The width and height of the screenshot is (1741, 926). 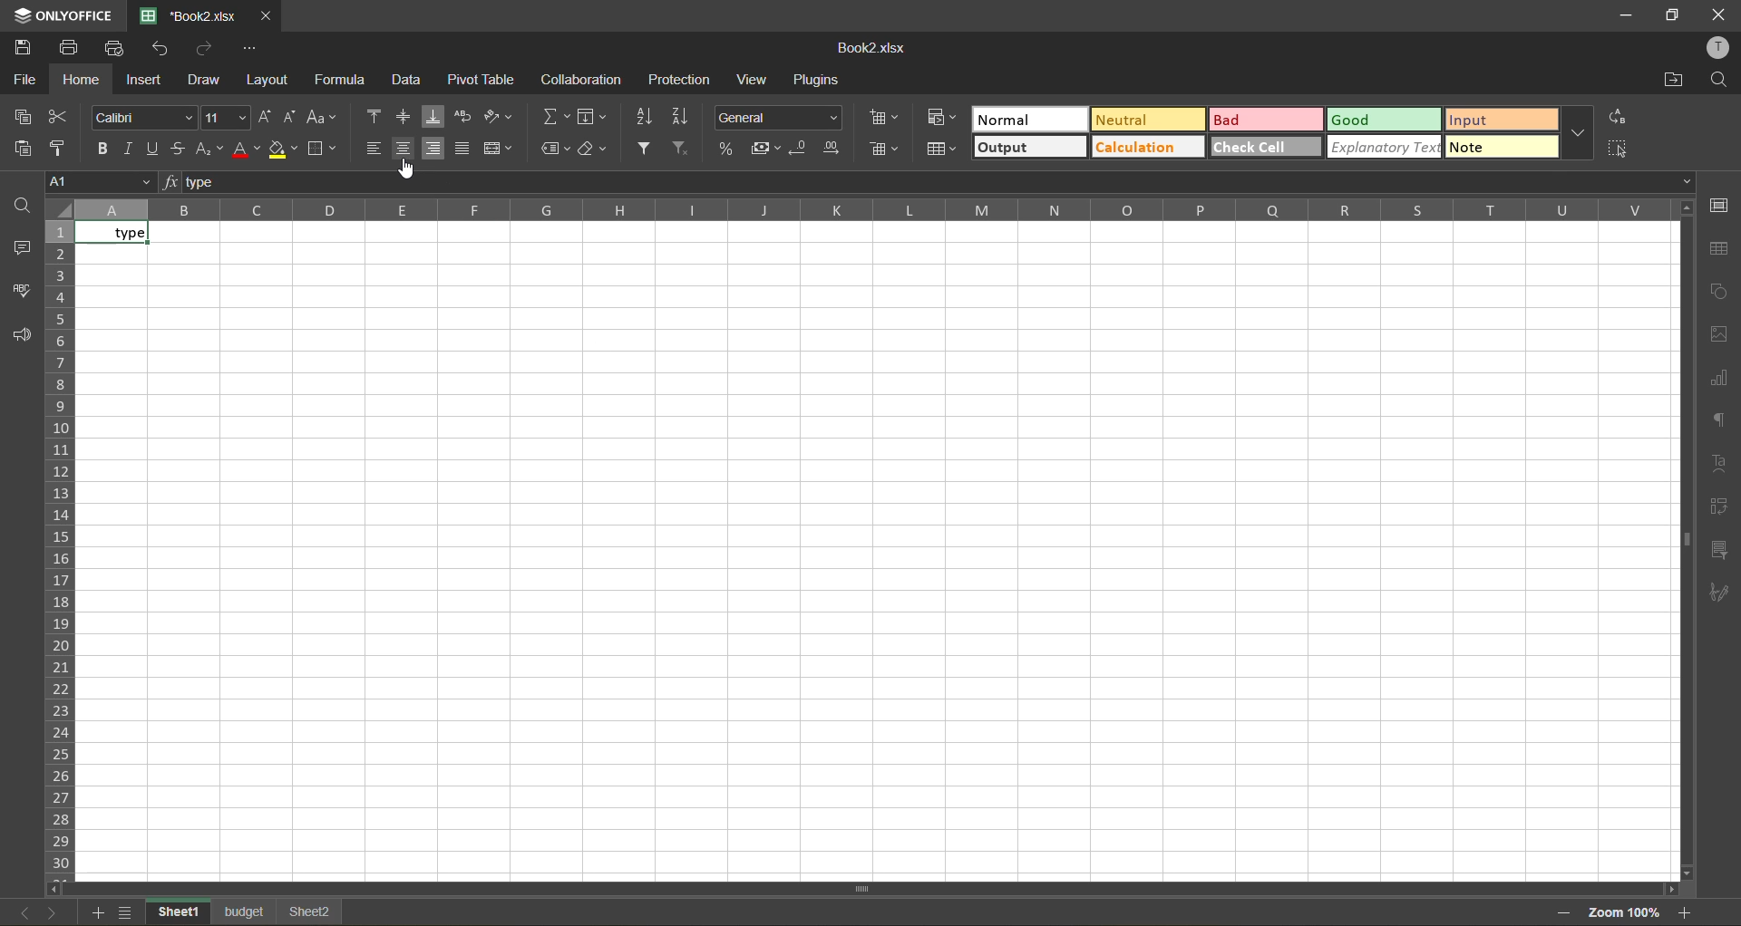 What do you see at coordinates (161, 50) in the screenshot?
I see `undo` at bounding box center [161, 50].